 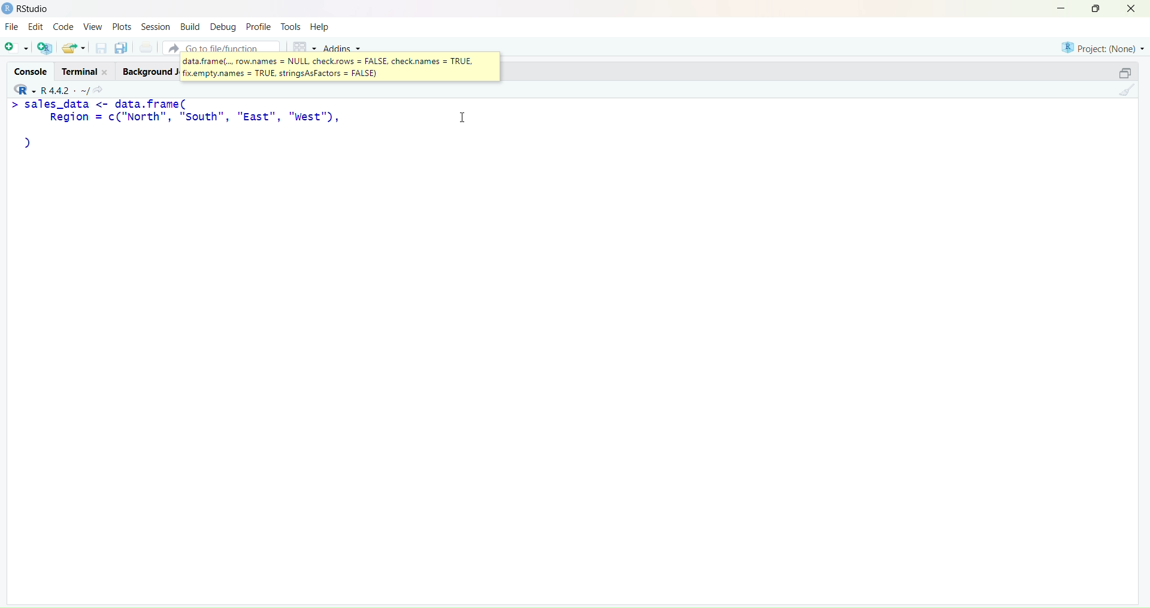 What do you see at coordinates (66, 88) in the screenshot?
I see `- R442 - ~/` at bounding box center [66, 88].